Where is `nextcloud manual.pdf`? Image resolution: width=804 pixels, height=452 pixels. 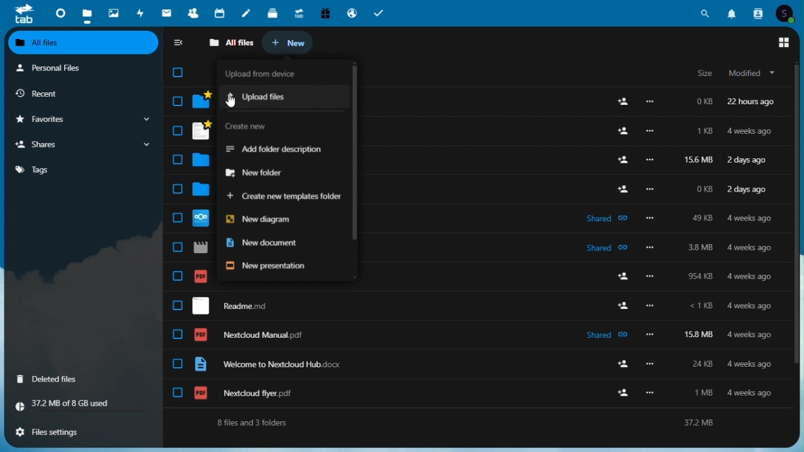 nextcloud manual.pdf is located at coordinates (254, 335).